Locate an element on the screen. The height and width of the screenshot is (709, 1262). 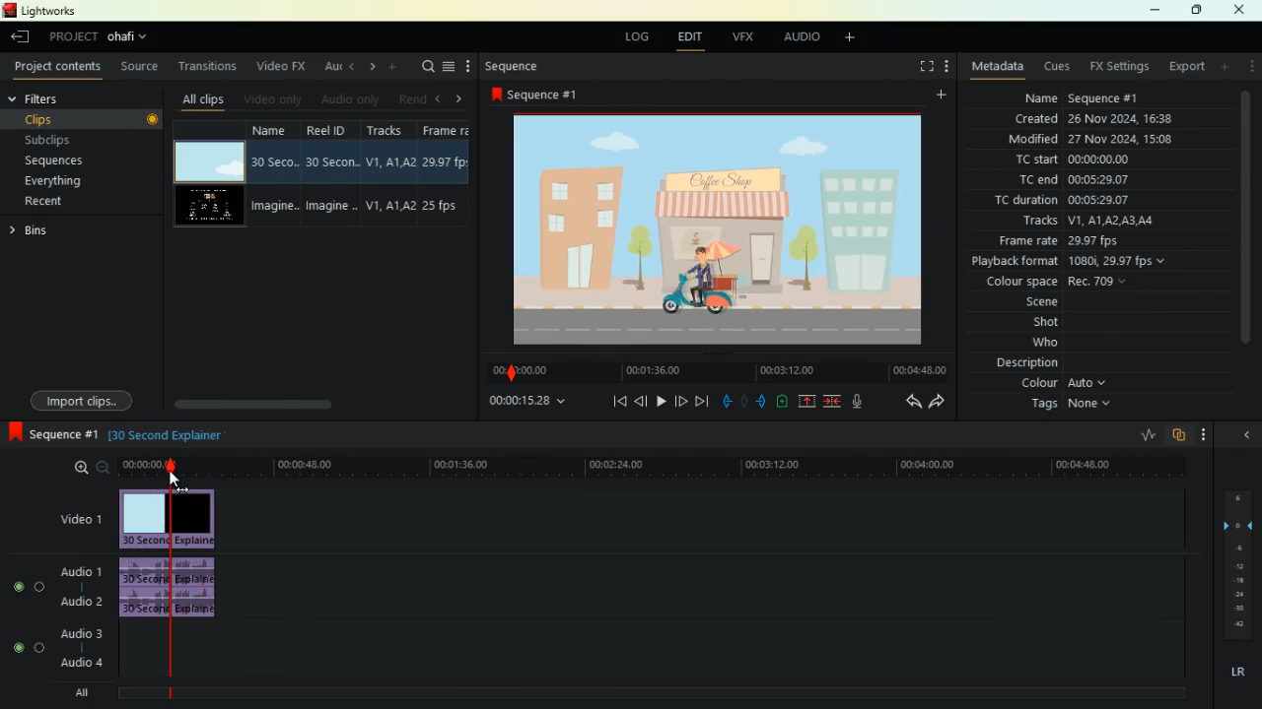
vfx is located at coordinates (739, 37).